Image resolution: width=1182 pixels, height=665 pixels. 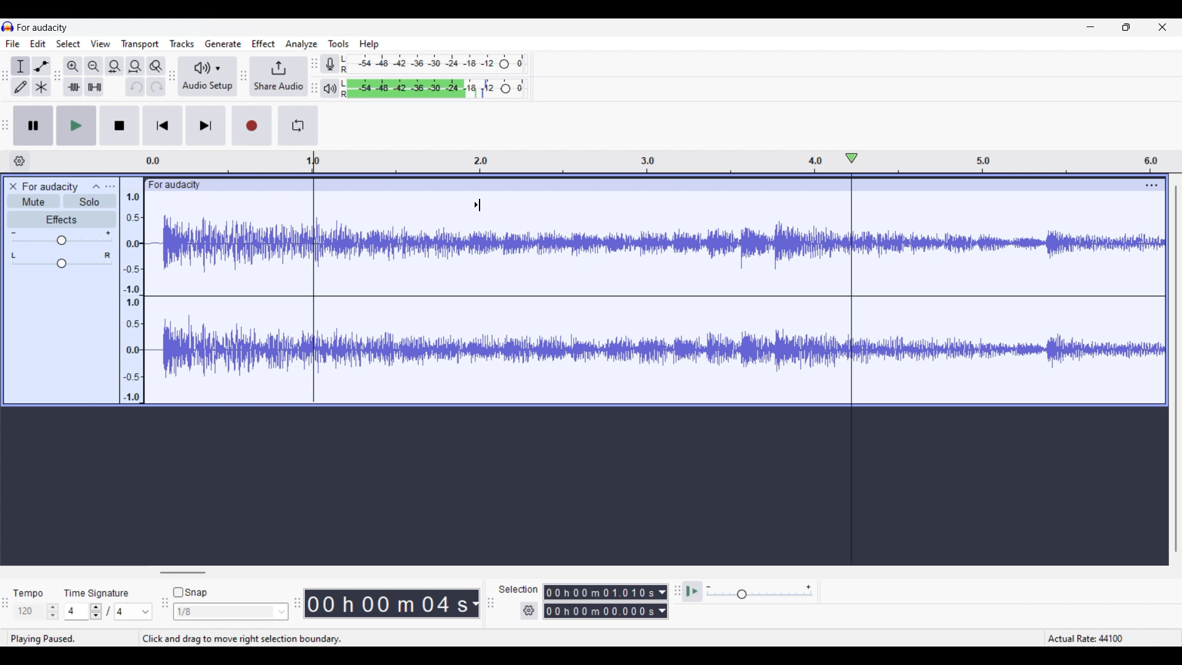 I want to click on Selection start marked by cursor , so click(x=313, y=277).